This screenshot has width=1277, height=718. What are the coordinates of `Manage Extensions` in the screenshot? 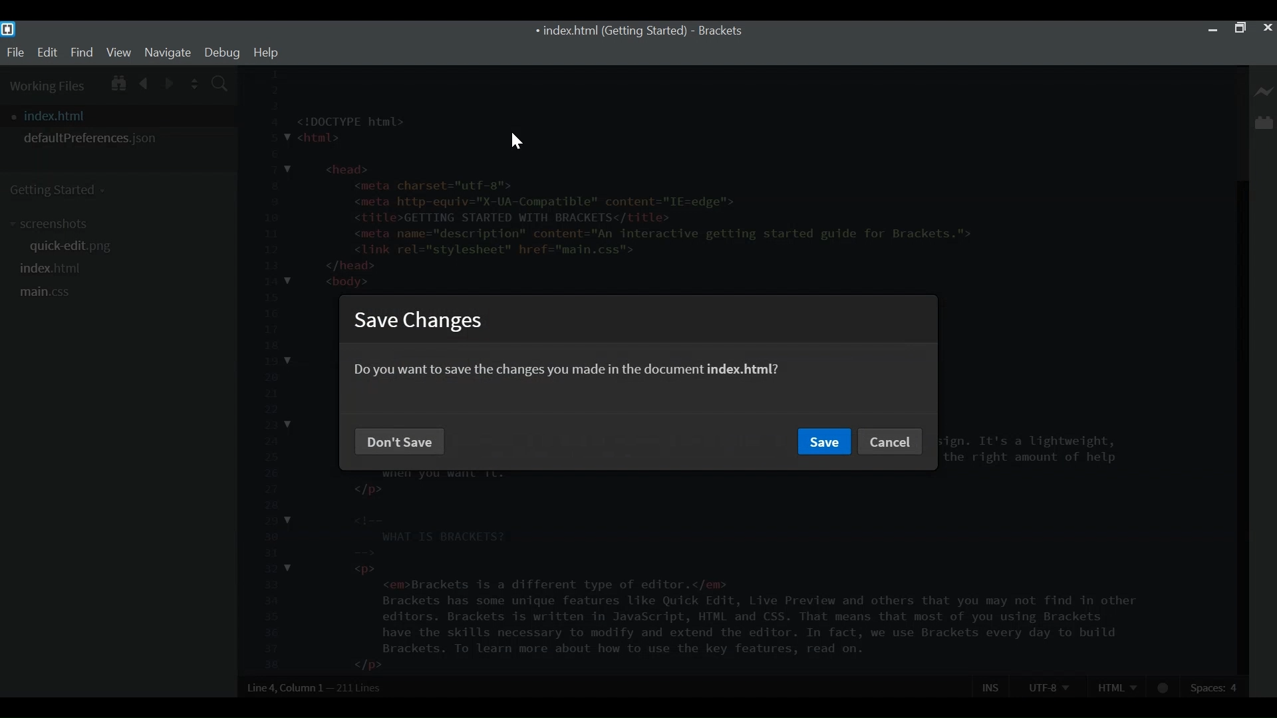 It's located at (1264, 122).